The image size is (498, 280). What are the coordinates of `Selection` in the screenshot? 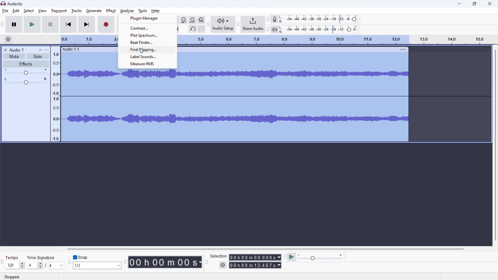 It's located at (220, 256).